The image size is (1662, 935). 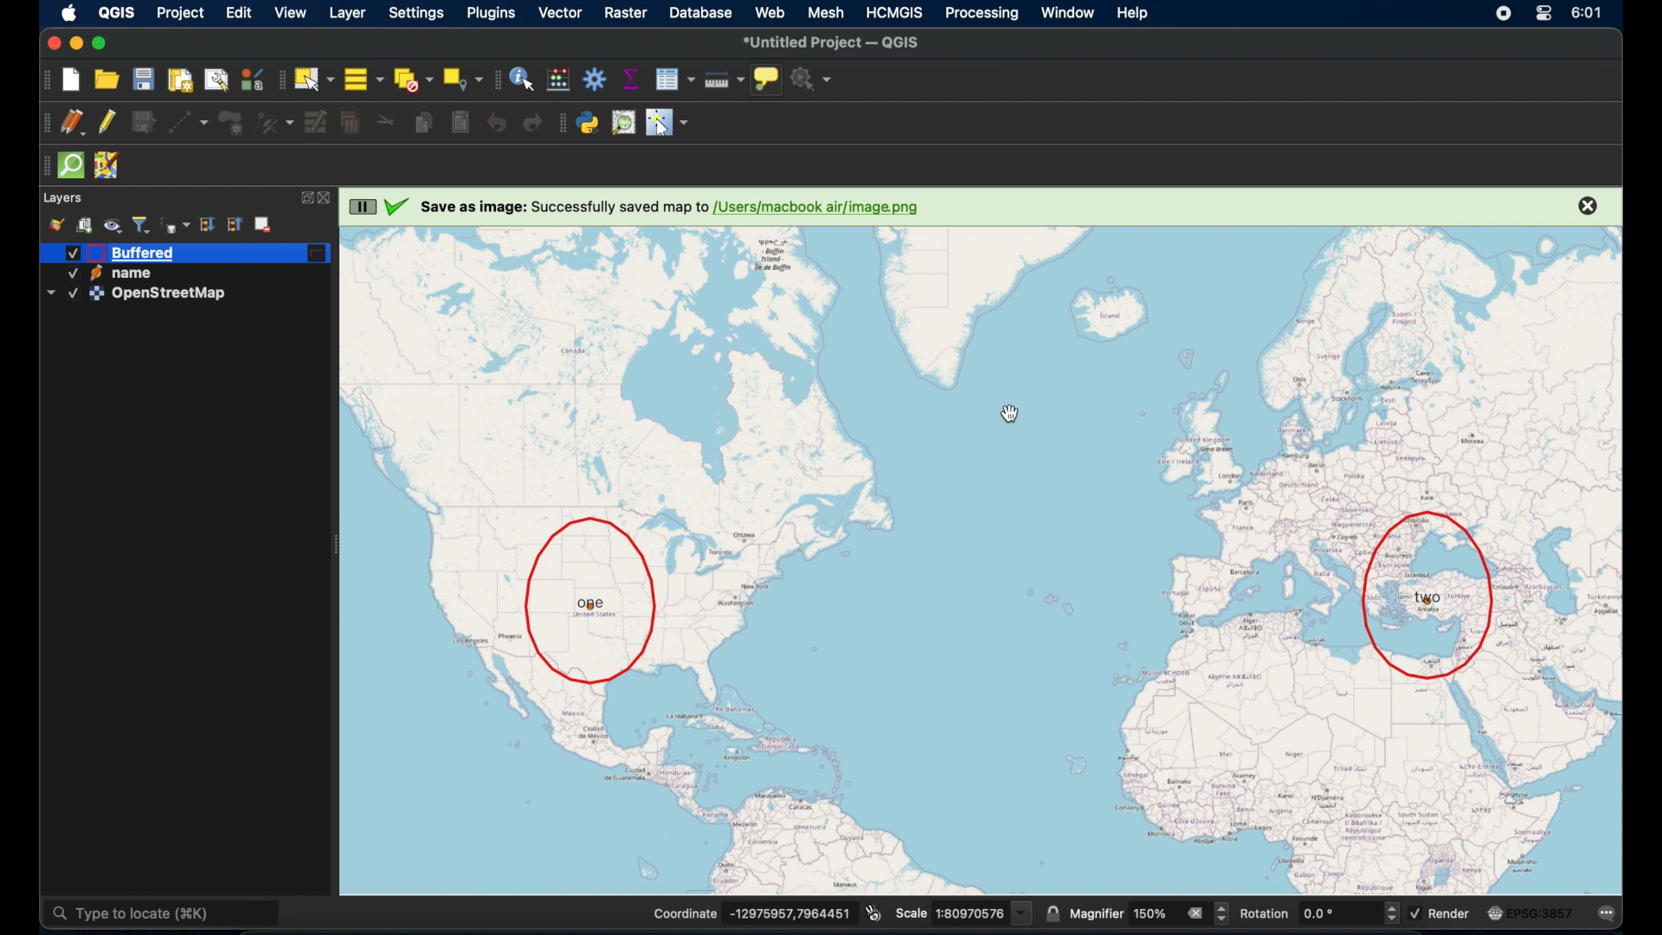 I want to click on dropdown, so click(x=49, y=293).